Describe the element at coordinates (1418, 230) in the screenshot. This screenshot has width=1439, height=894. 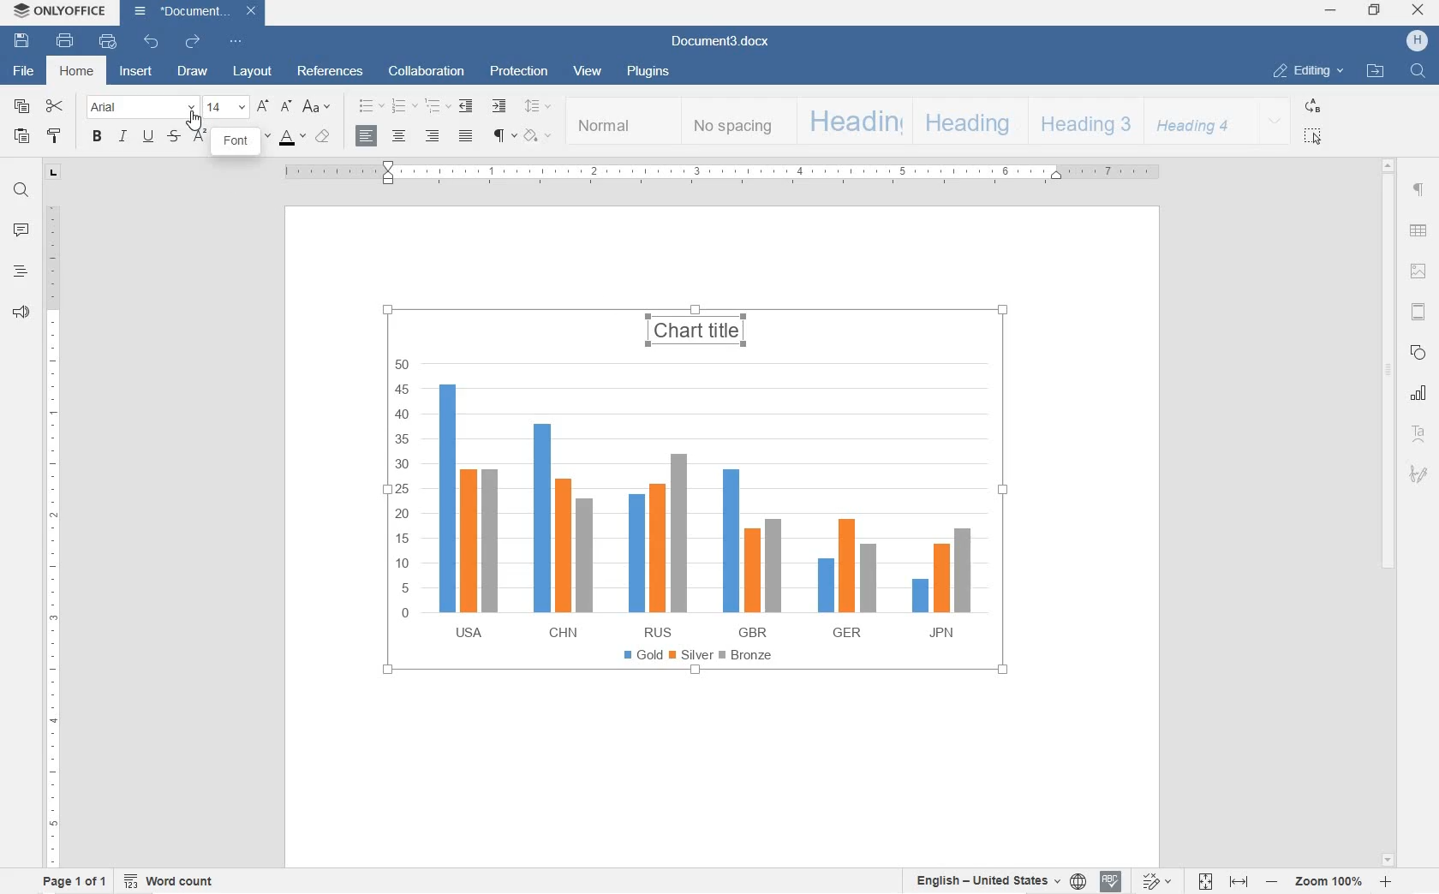
I see `TABLE SETTINGS` at that location.